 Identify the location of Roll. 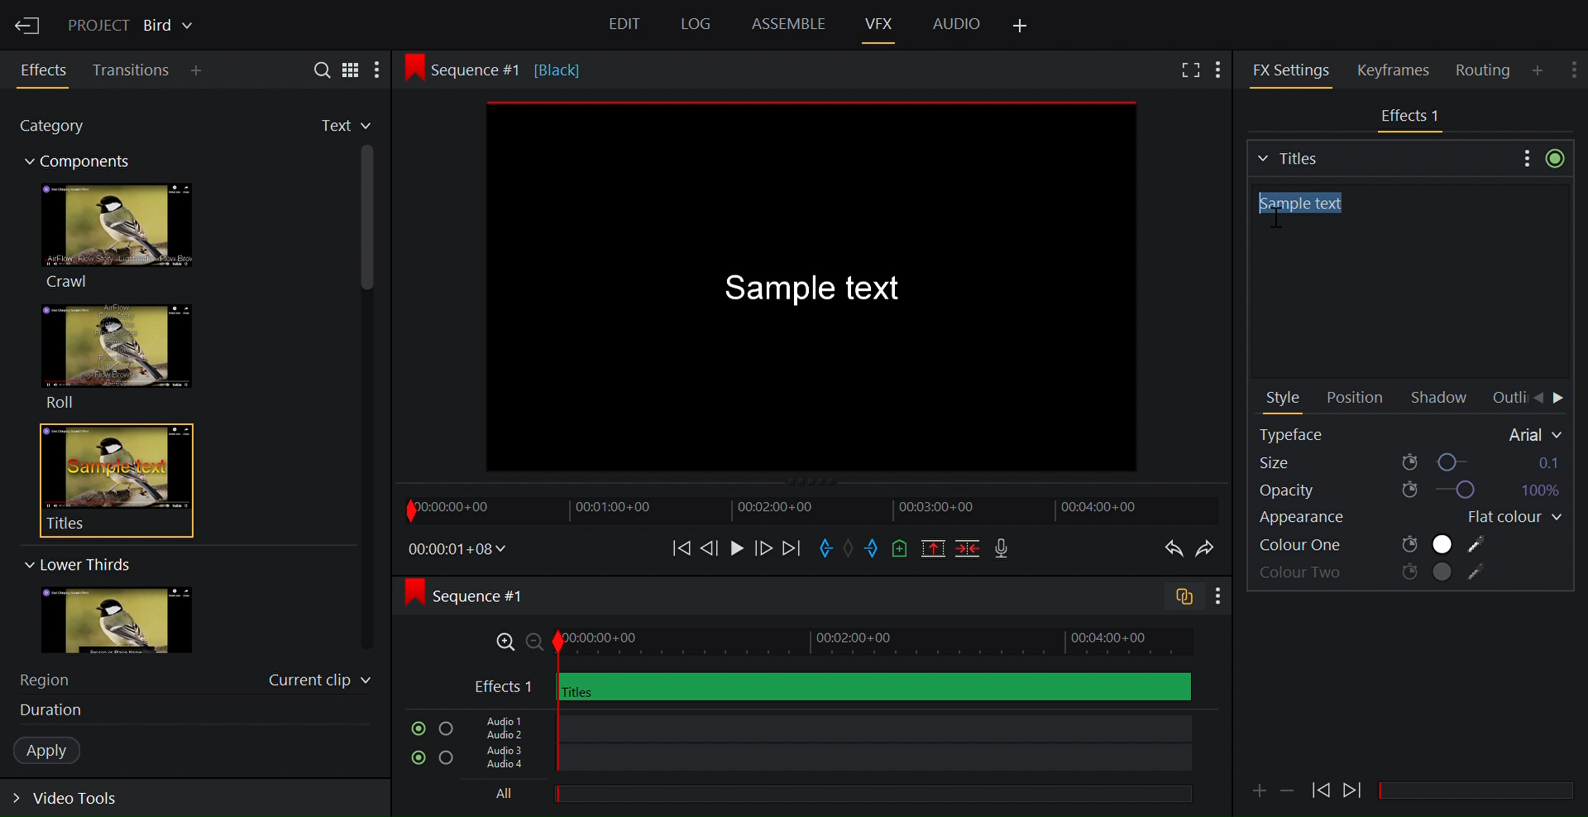
(116, 356).